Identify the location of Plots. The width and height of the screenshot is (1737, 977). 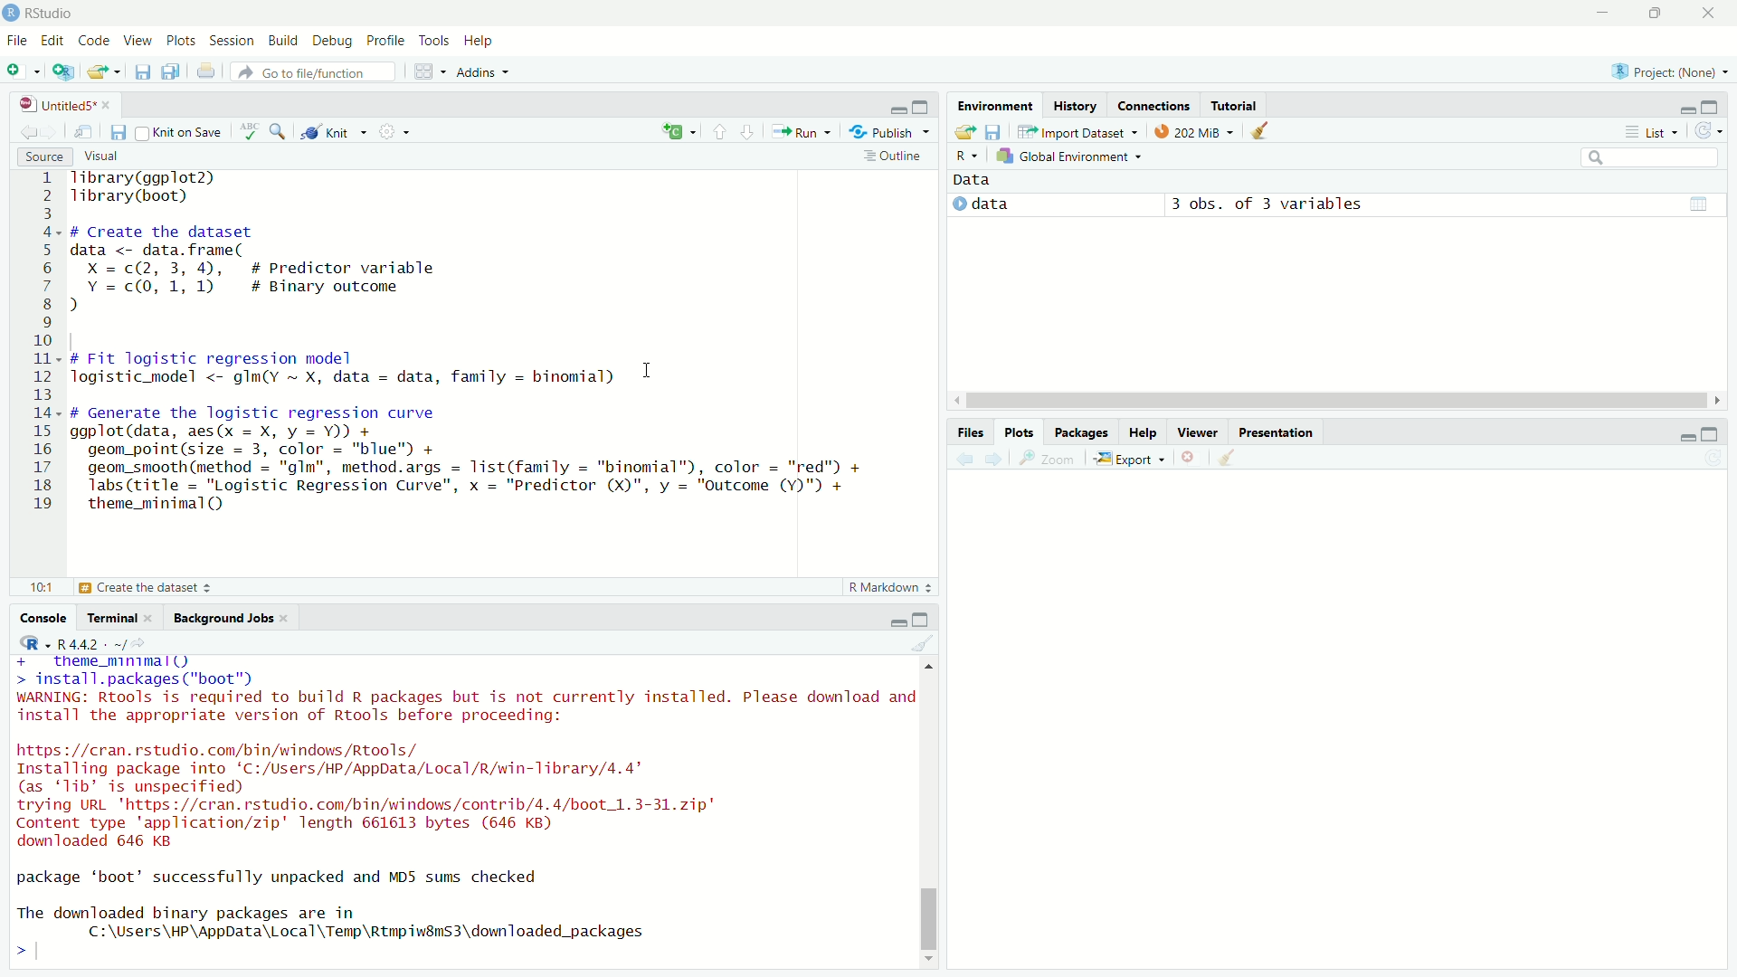
(1020, 432).